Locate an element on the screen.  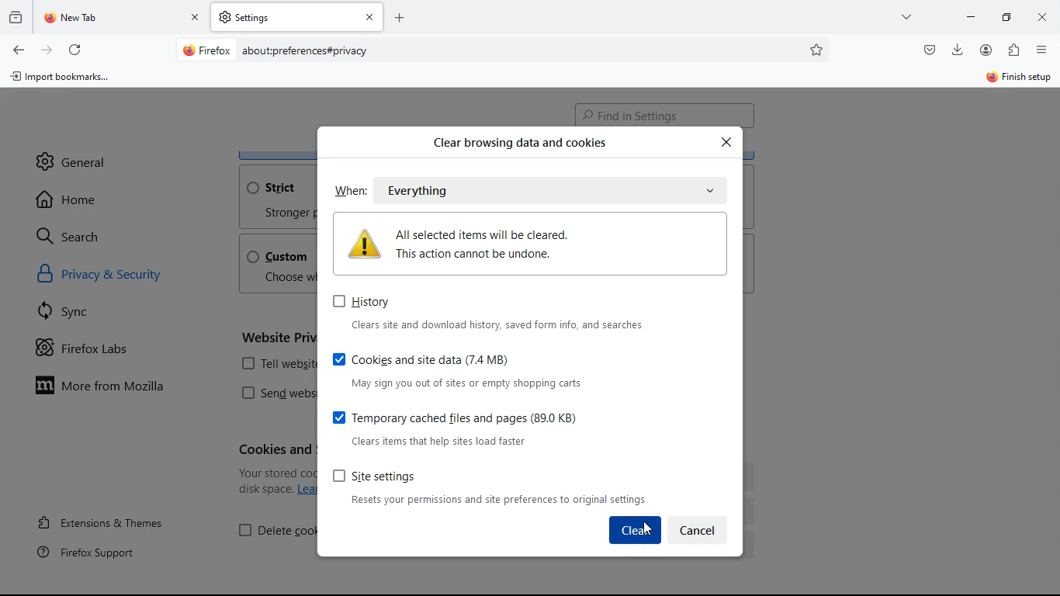
extensions & themes is located at coordinates (114, 520).